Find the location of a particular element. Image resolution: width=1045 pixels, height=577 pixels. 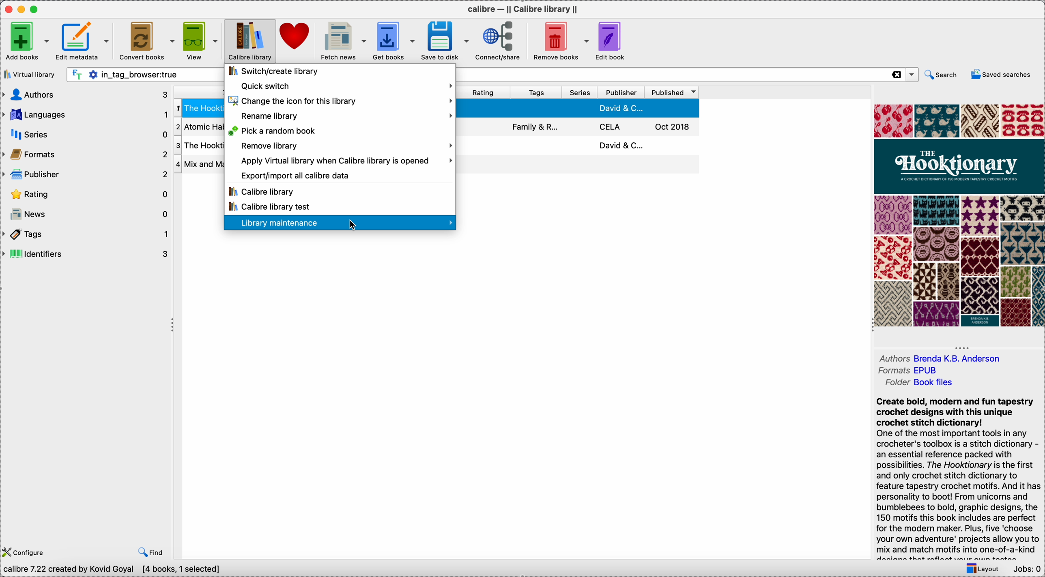

first book is located at coordinates (583, 109).